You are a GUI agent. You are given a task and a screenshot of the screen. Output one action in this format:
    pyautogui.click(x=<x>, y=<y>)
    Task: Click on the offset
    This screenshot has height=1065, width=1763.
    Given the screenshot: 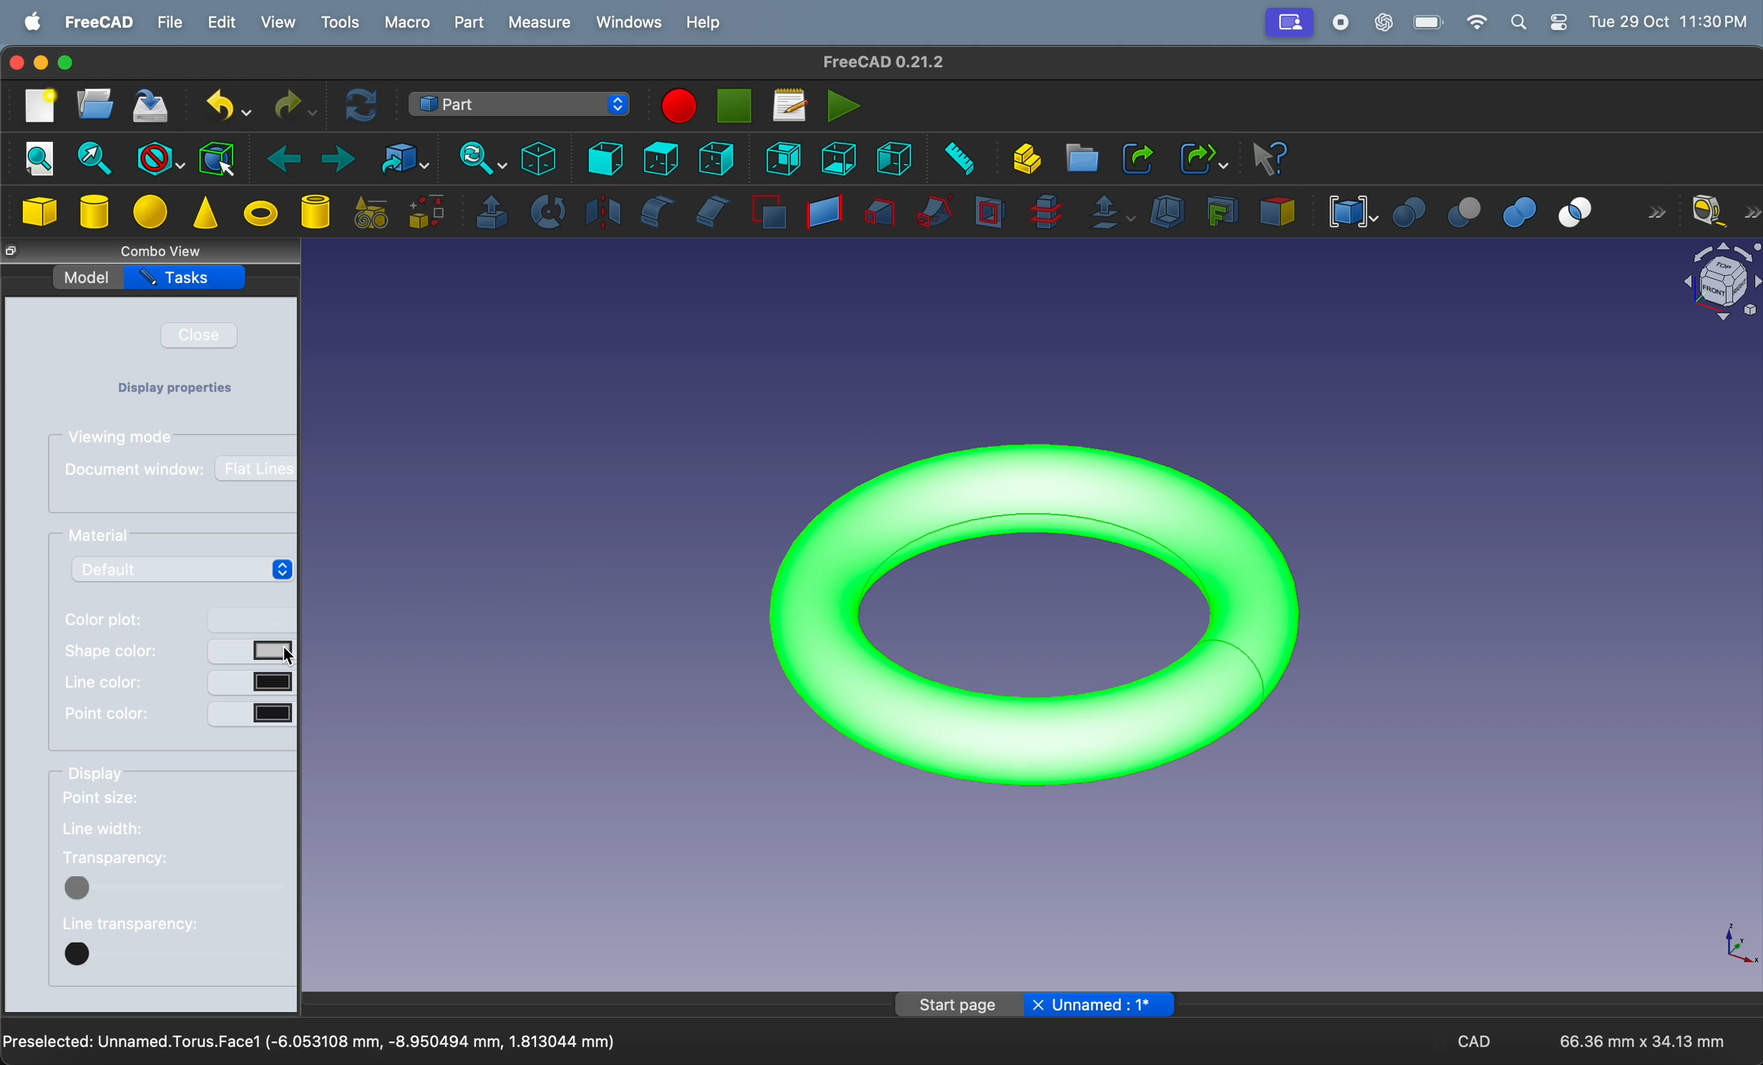 What is the action you would take?
    pyautogui.click(x=1109, y=213)
    